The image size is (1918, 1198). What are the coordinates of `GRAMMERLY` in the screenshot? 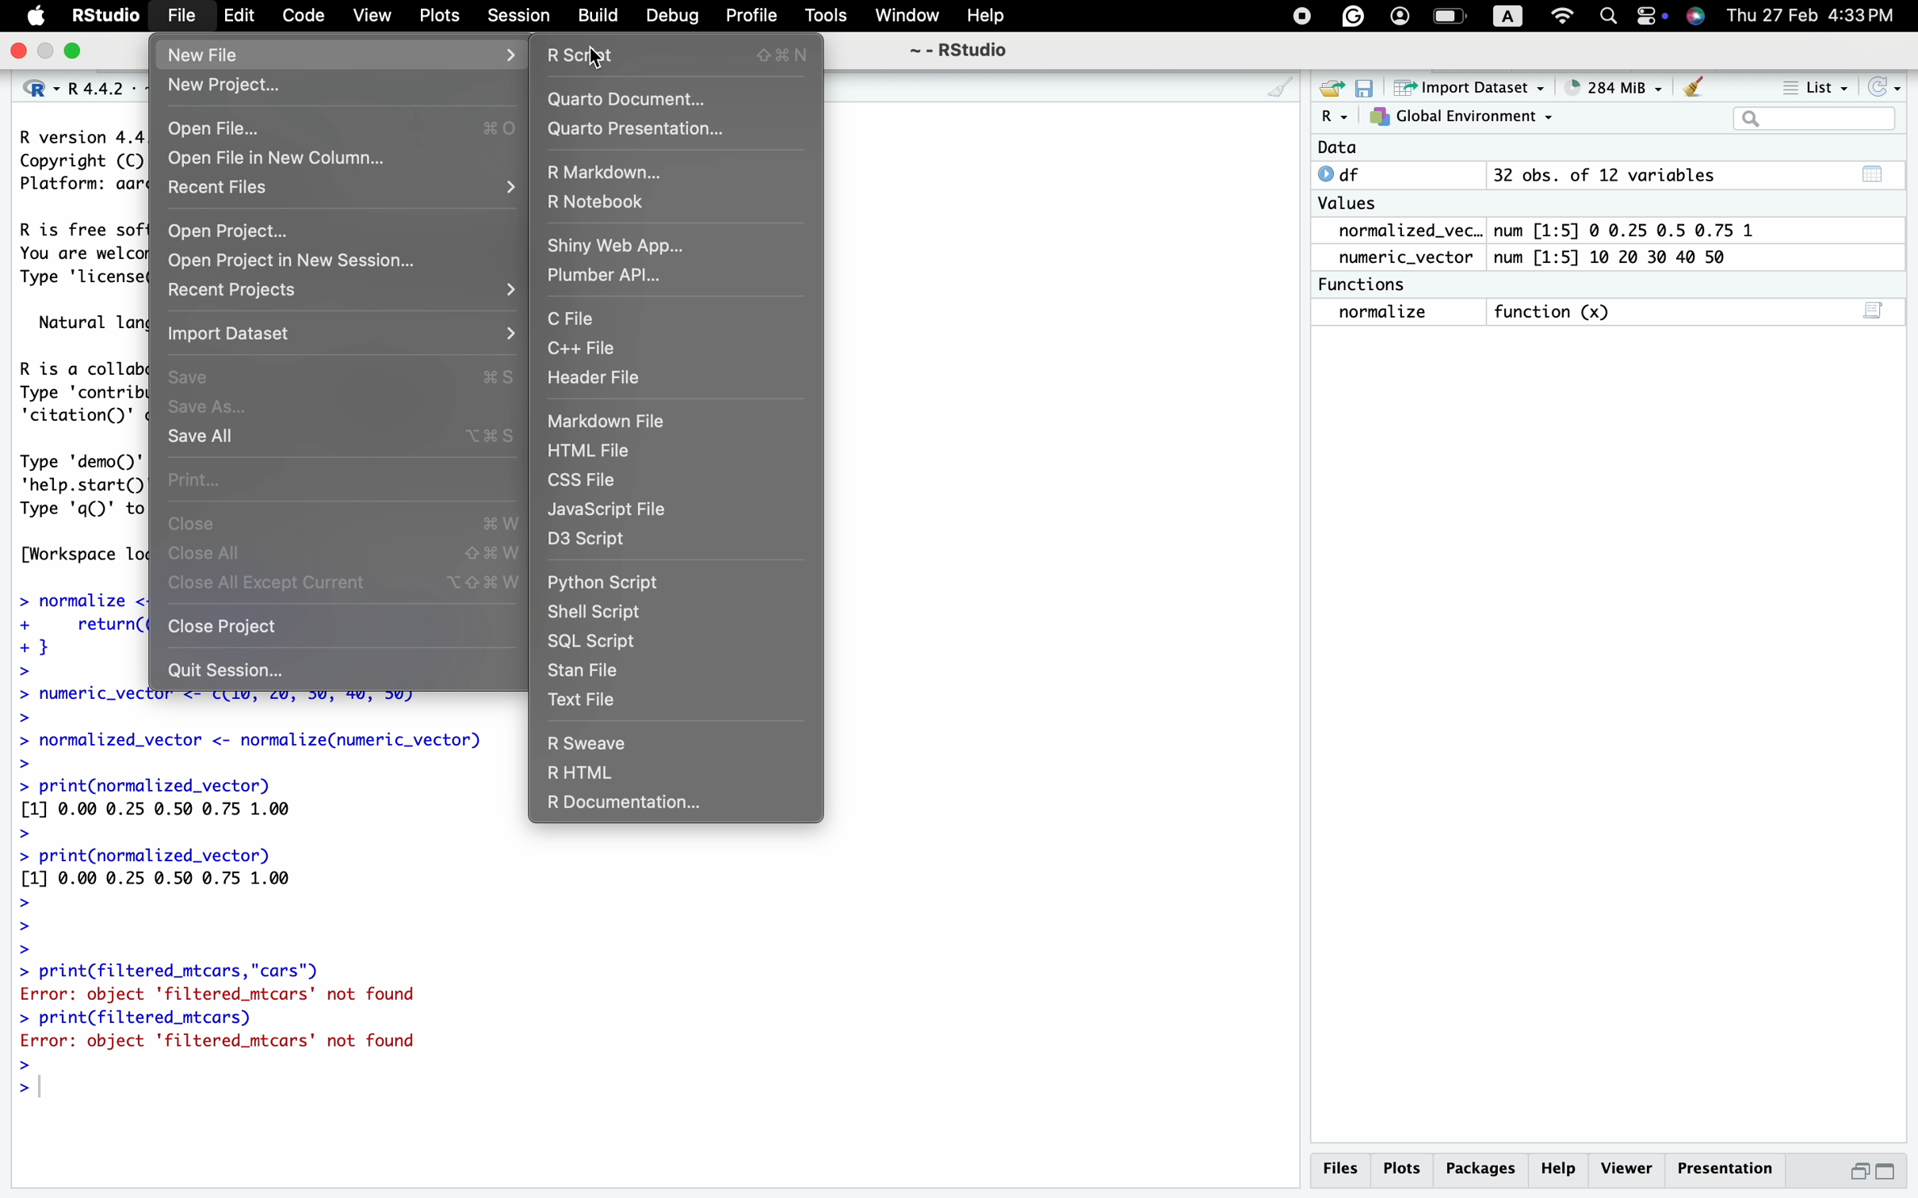 It's located at (1353, 14).